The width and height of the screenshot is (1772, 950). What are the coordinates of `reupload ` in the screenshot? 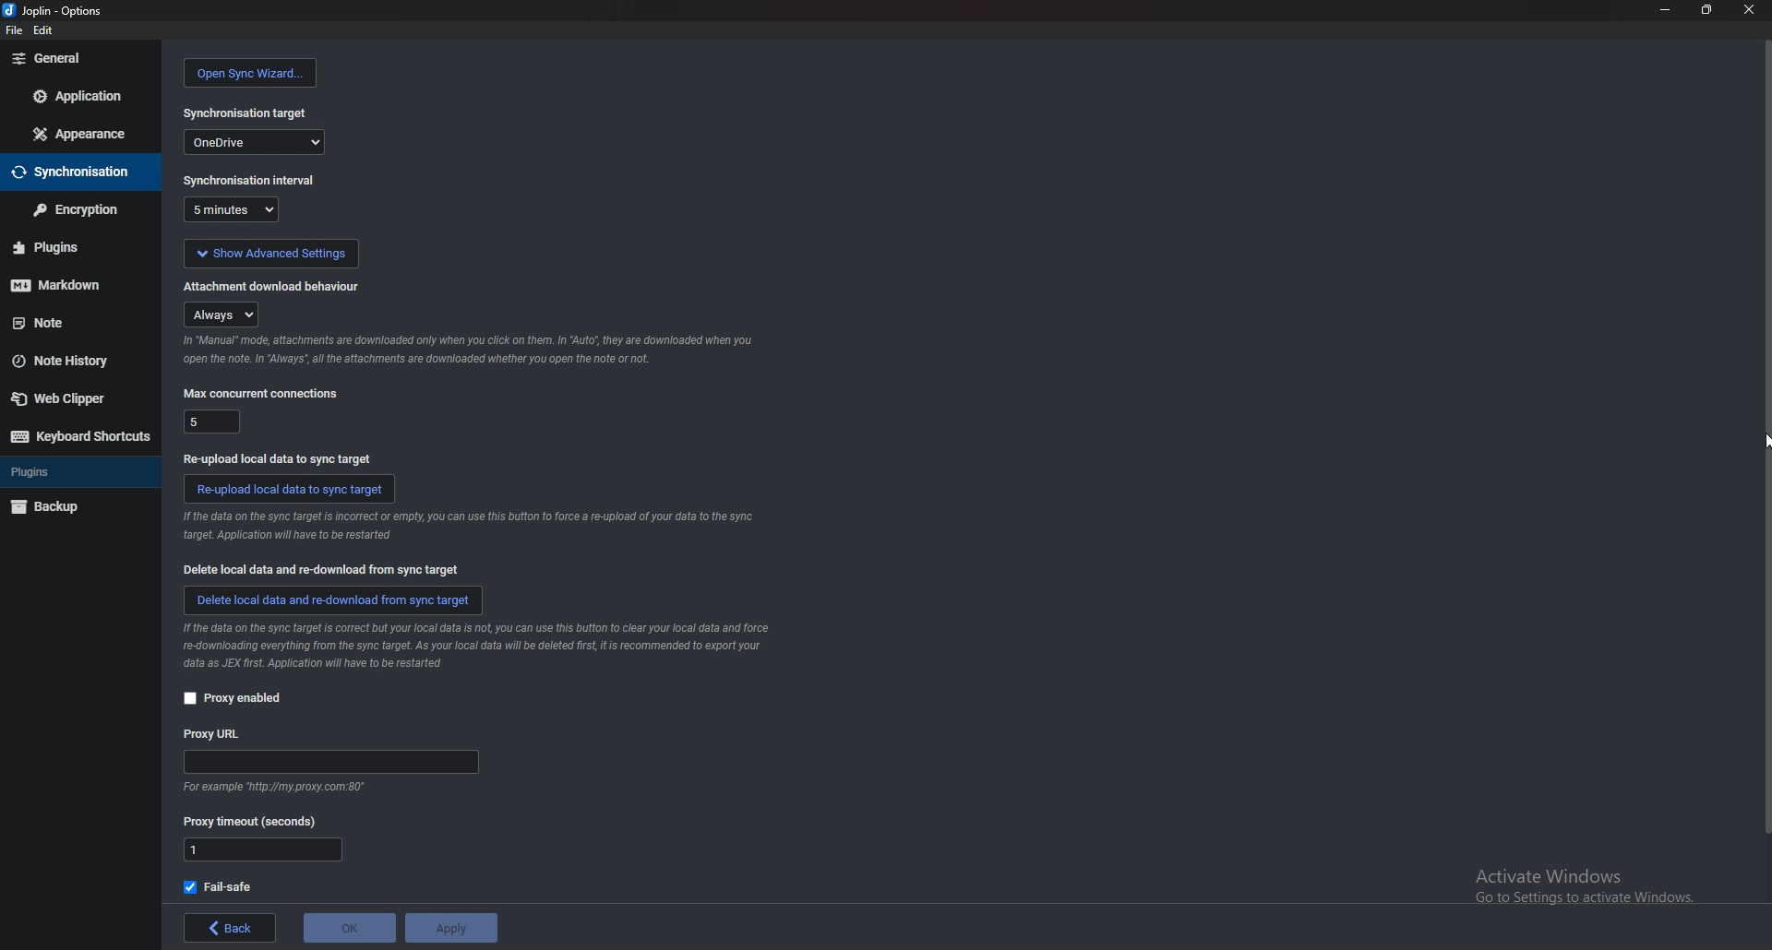 It's located at (276, 457).